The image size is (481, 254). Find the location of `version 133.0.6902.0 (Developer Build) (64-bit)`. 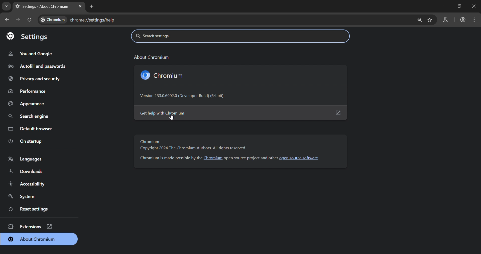

version 133.0.6902.0 (Developer Build) (64-bit) is located at coordinates (184, 96).